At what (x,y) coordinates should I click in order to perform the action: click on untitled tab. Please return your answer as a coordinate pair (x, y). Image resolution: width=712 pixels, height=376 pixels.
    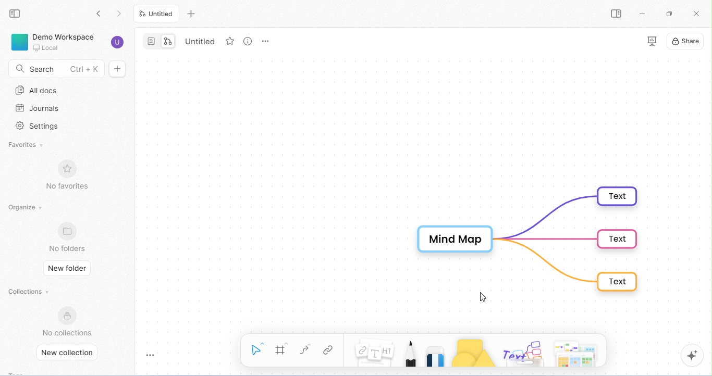
    Looking at the image, I should click on (158, 14).